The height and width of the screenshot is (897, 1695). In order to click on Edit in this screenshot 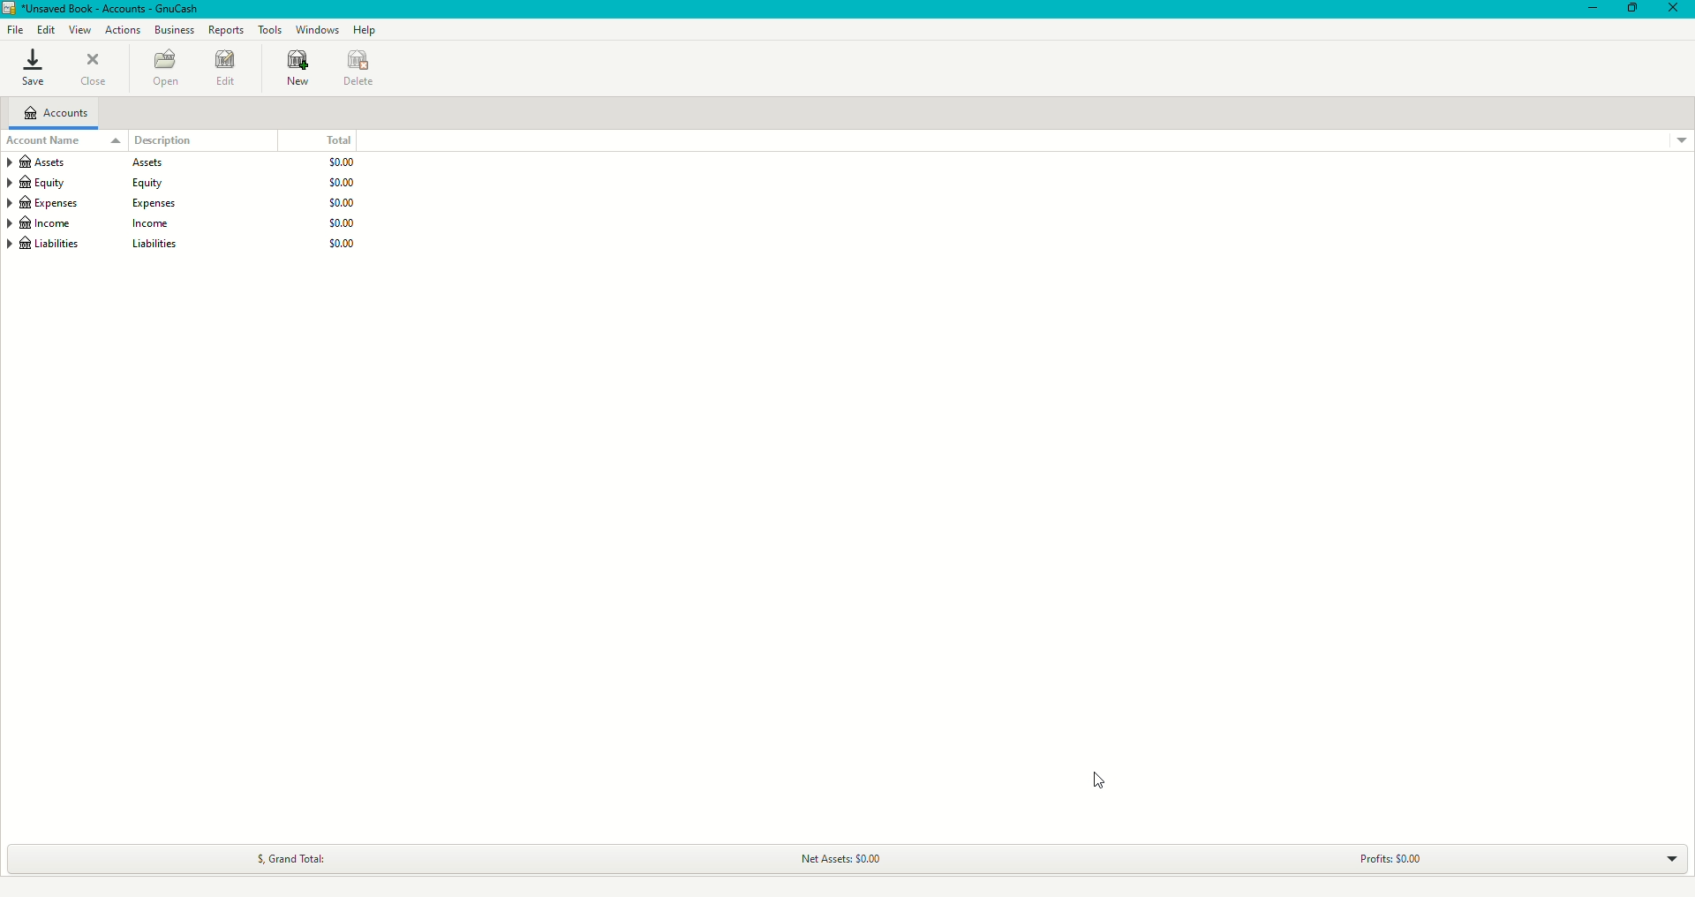, I will do `click(45, 29)`.